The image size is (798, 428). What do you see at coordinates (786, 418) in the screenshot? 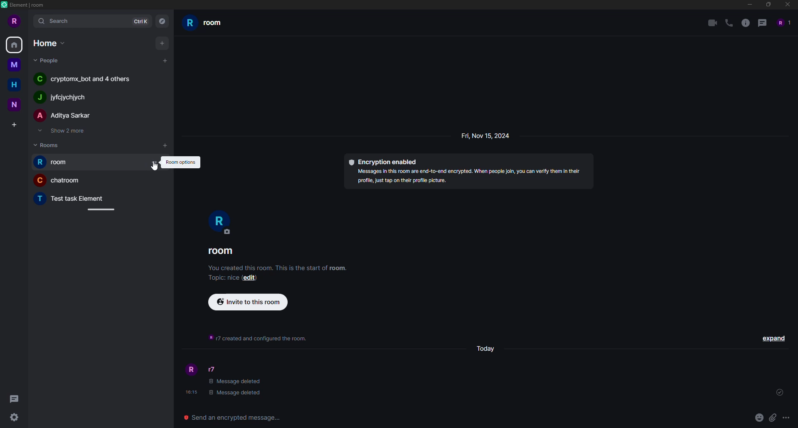
I see `more` at bounding box center [786, 418].